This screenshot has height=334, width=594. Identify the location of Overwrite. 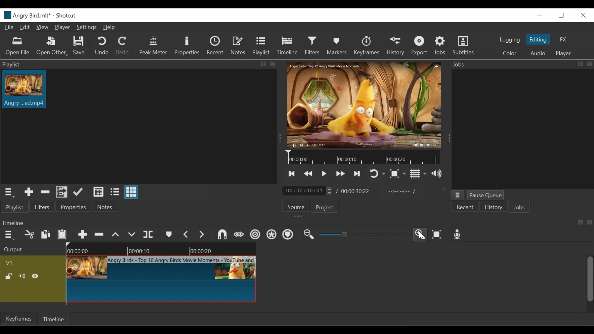
(133, 235).